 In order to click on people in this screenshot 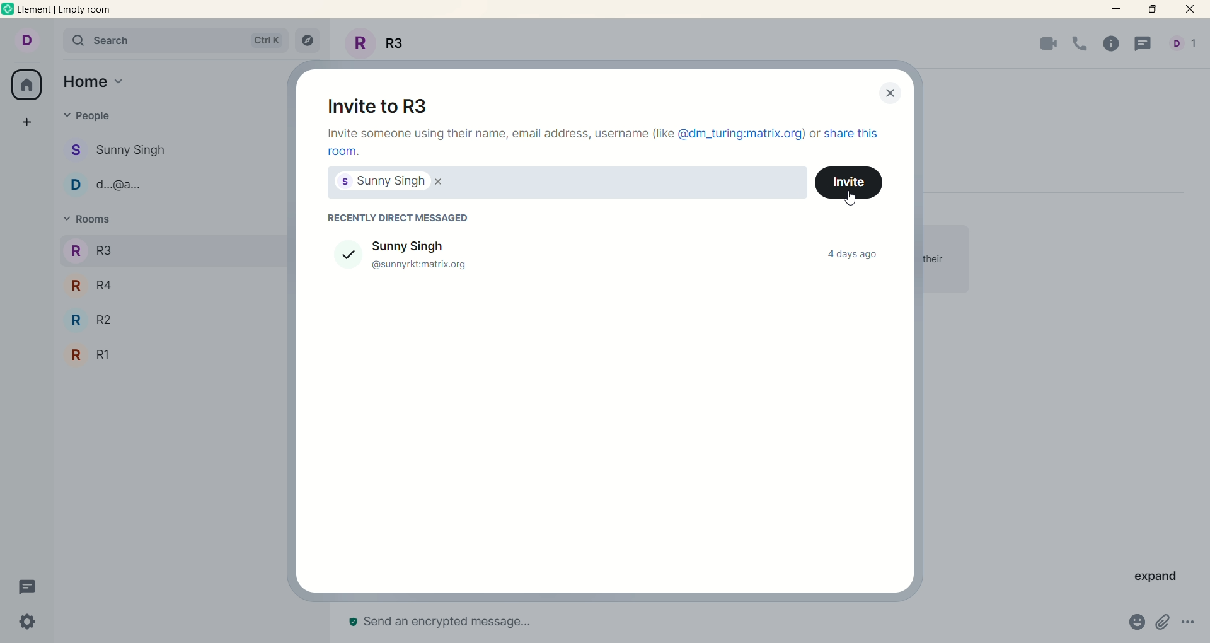, I will do `click(1183, 45)`.